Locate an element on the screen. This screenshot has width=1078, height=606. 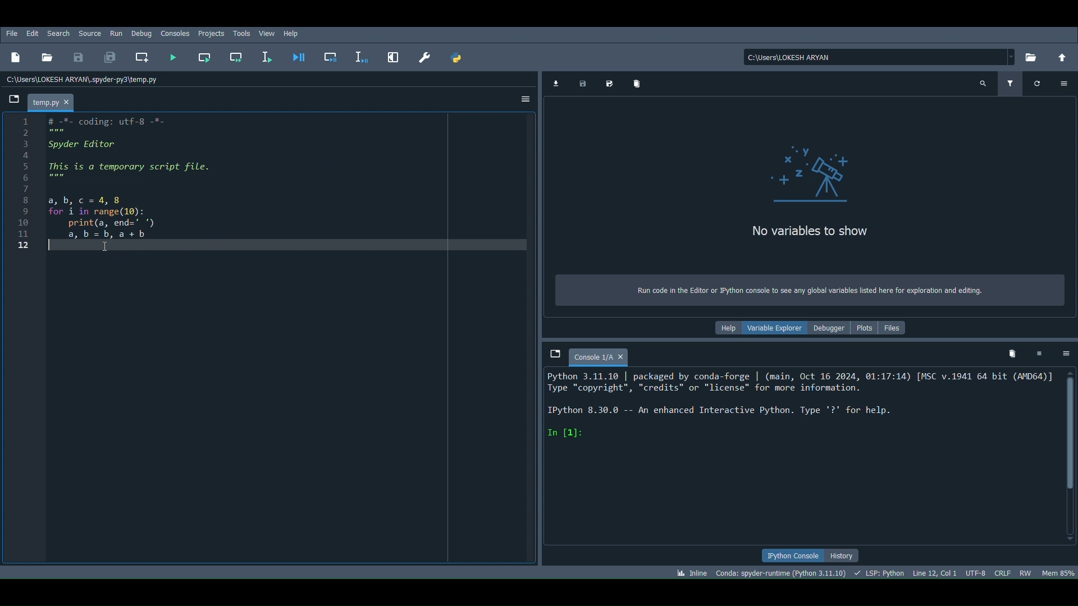
Browse tabs is located at coordinates (556, 353).